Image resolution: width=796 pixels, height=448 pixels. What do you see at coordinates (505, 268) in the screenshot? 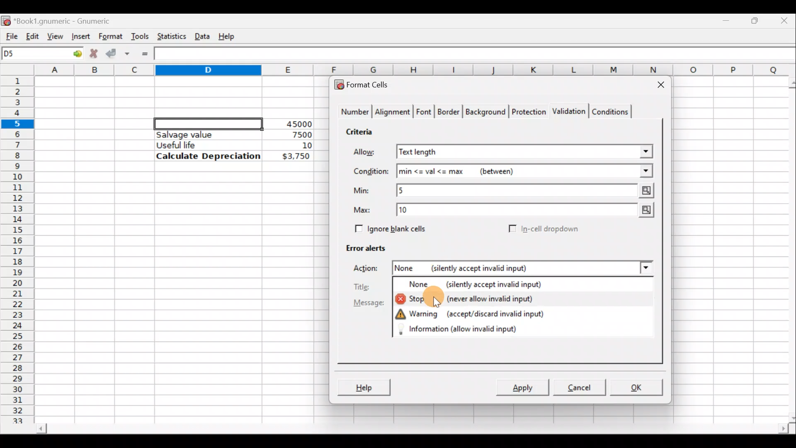
I see `None (silently accept invalid input)` at bounding box center [505, 268].